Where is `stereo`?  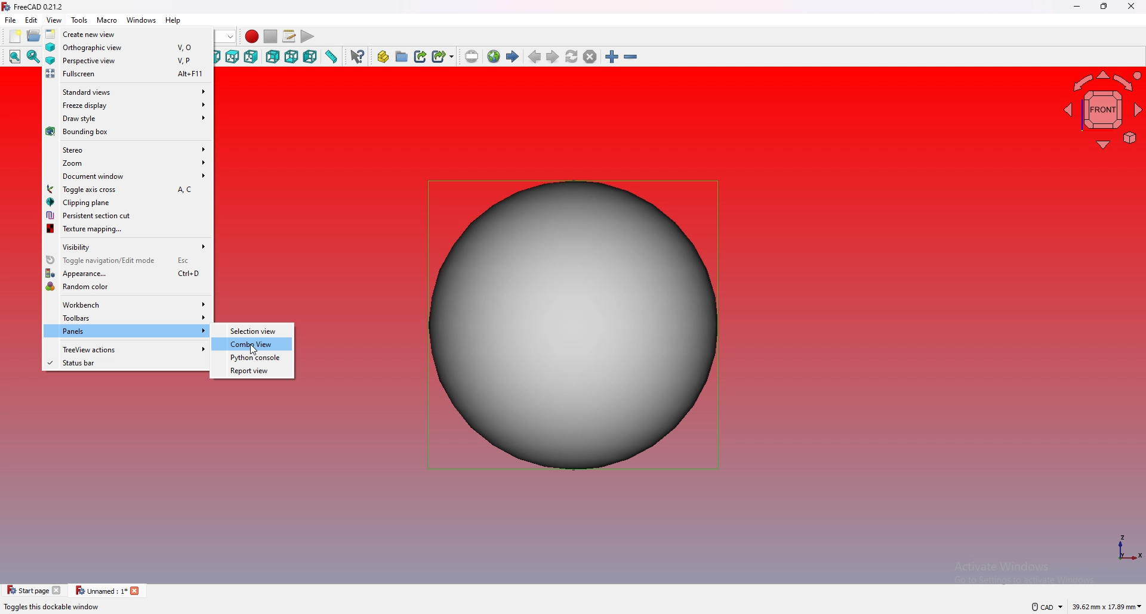
stereo is located at coordinates (128, 148).